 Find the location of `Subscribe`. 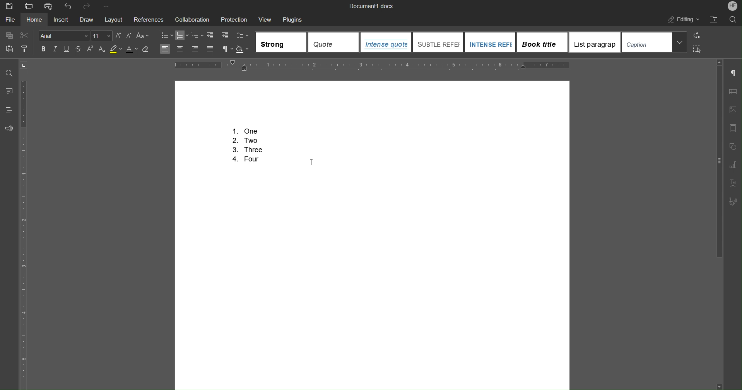

Subscribe is located at coordinates (733, 202).